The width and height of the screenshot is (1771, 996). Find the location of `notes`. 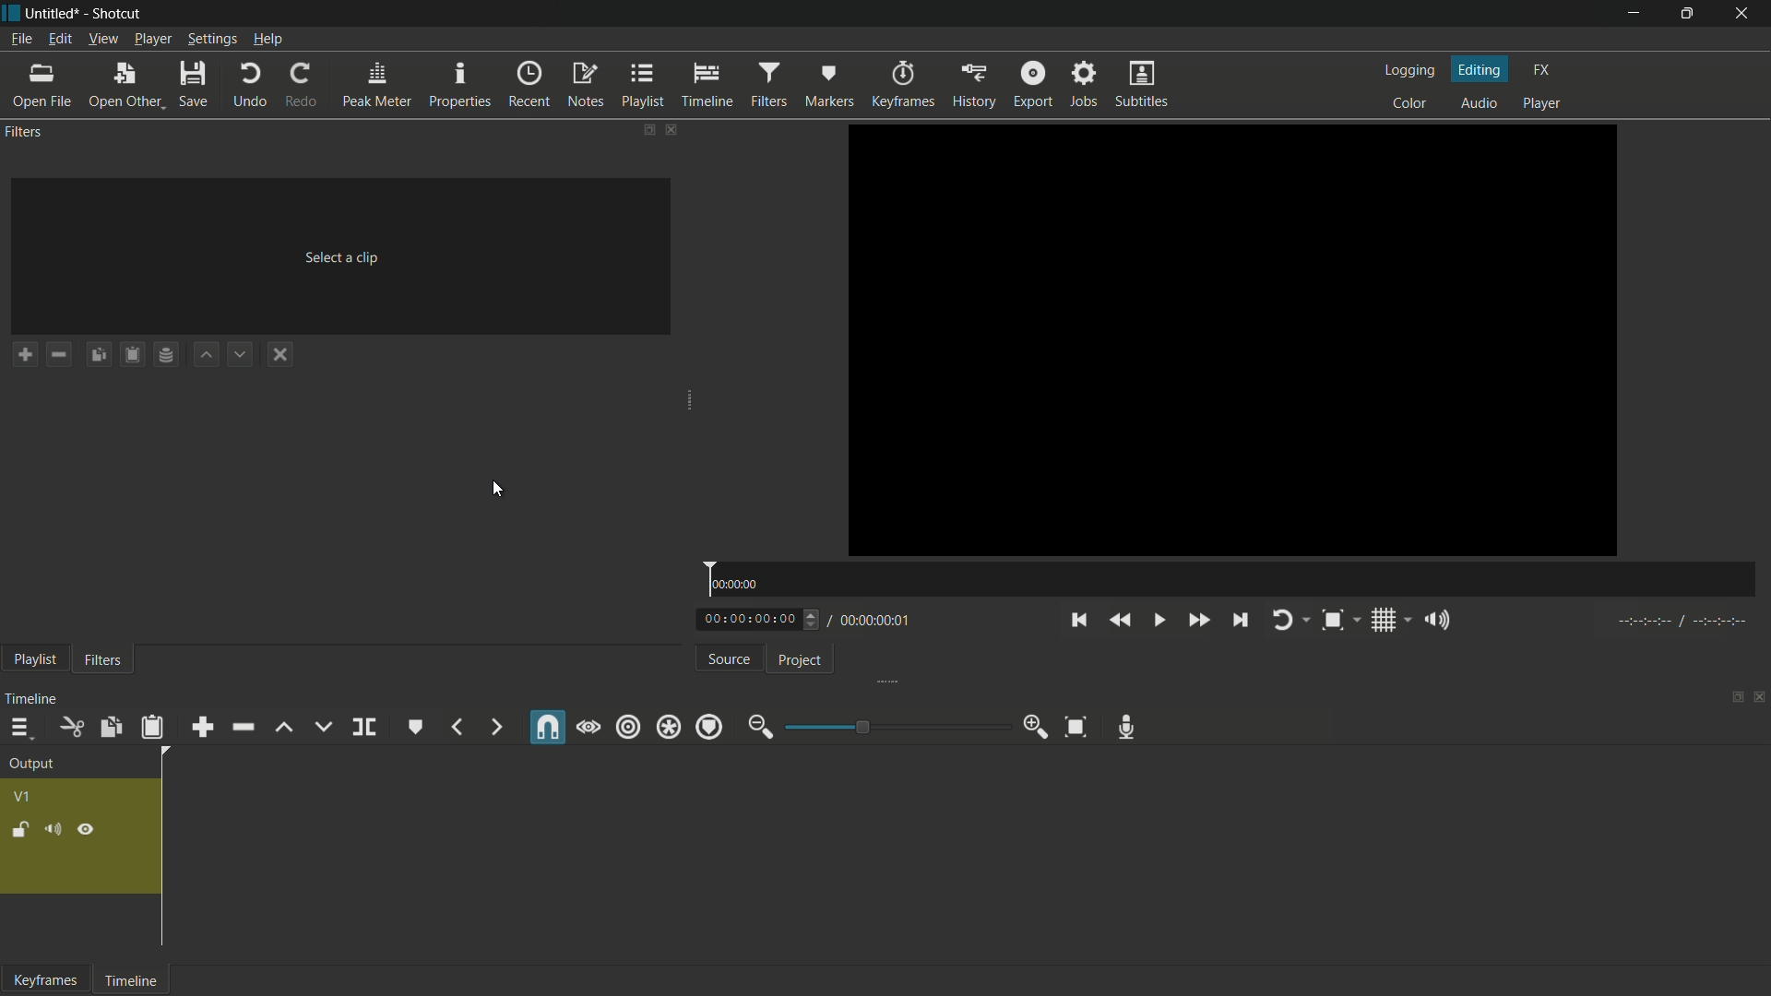

notes is located at coordinates (586, 86).